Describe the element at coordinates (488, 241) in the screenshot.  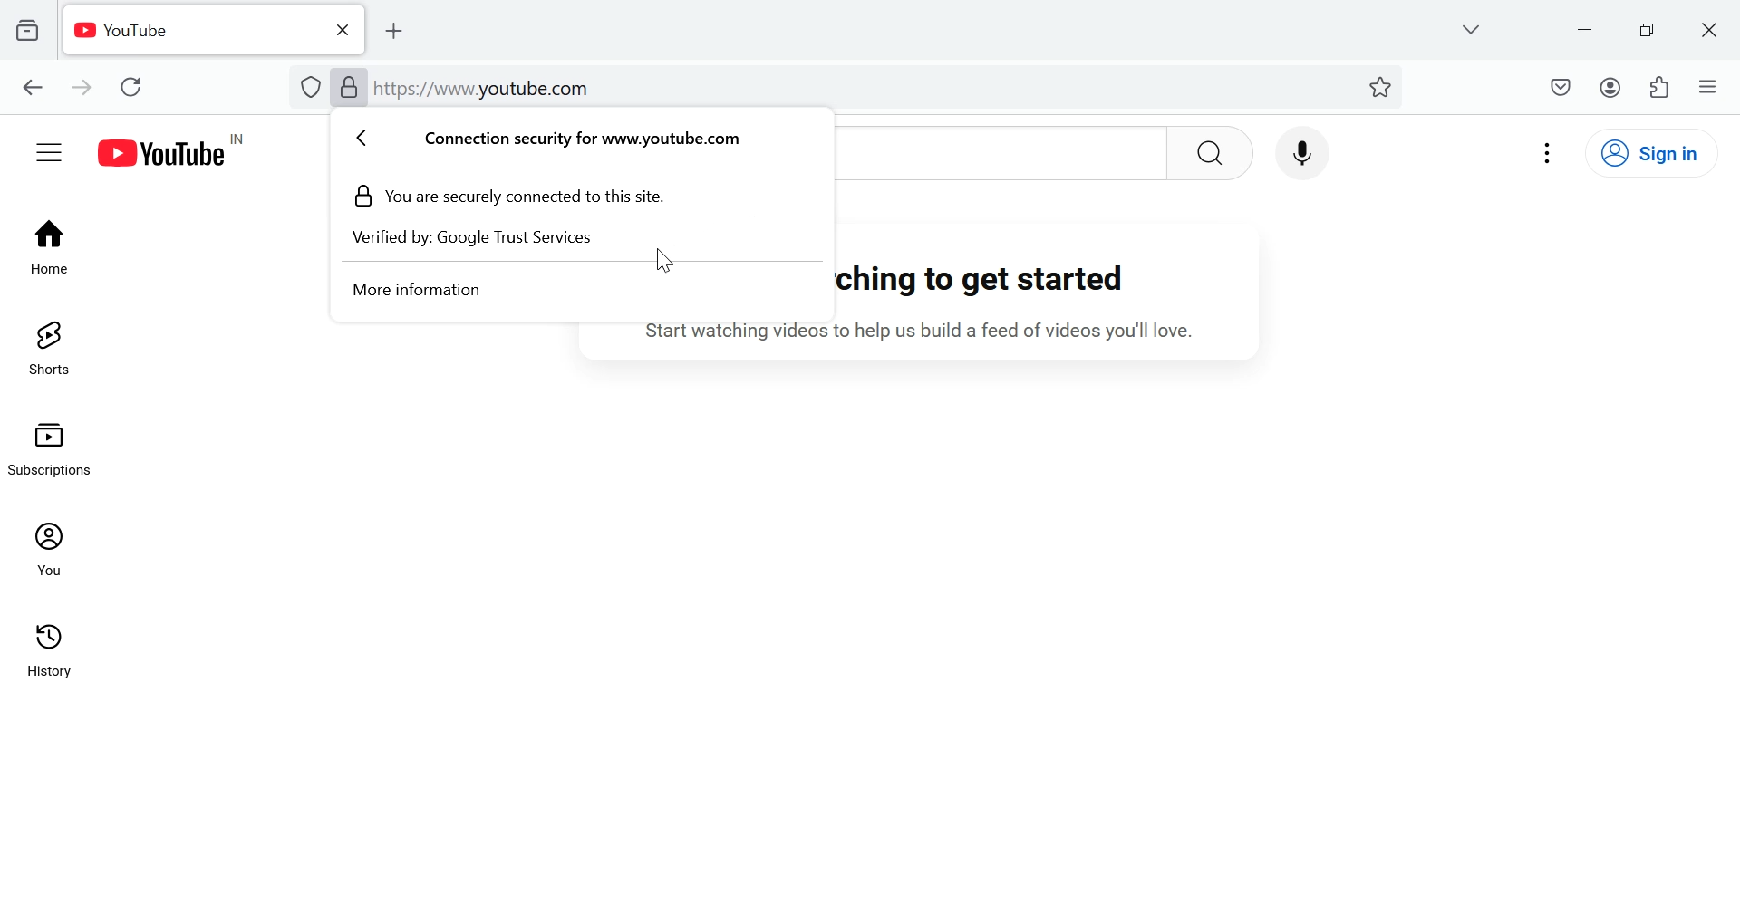
I see `Verified by: Google Trust Services` at that location.